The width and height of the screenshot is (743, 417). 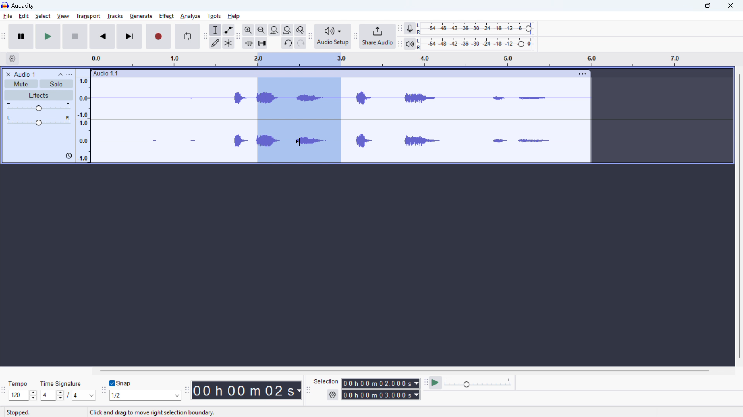 I want to click on File, so click(x=7, y=16).